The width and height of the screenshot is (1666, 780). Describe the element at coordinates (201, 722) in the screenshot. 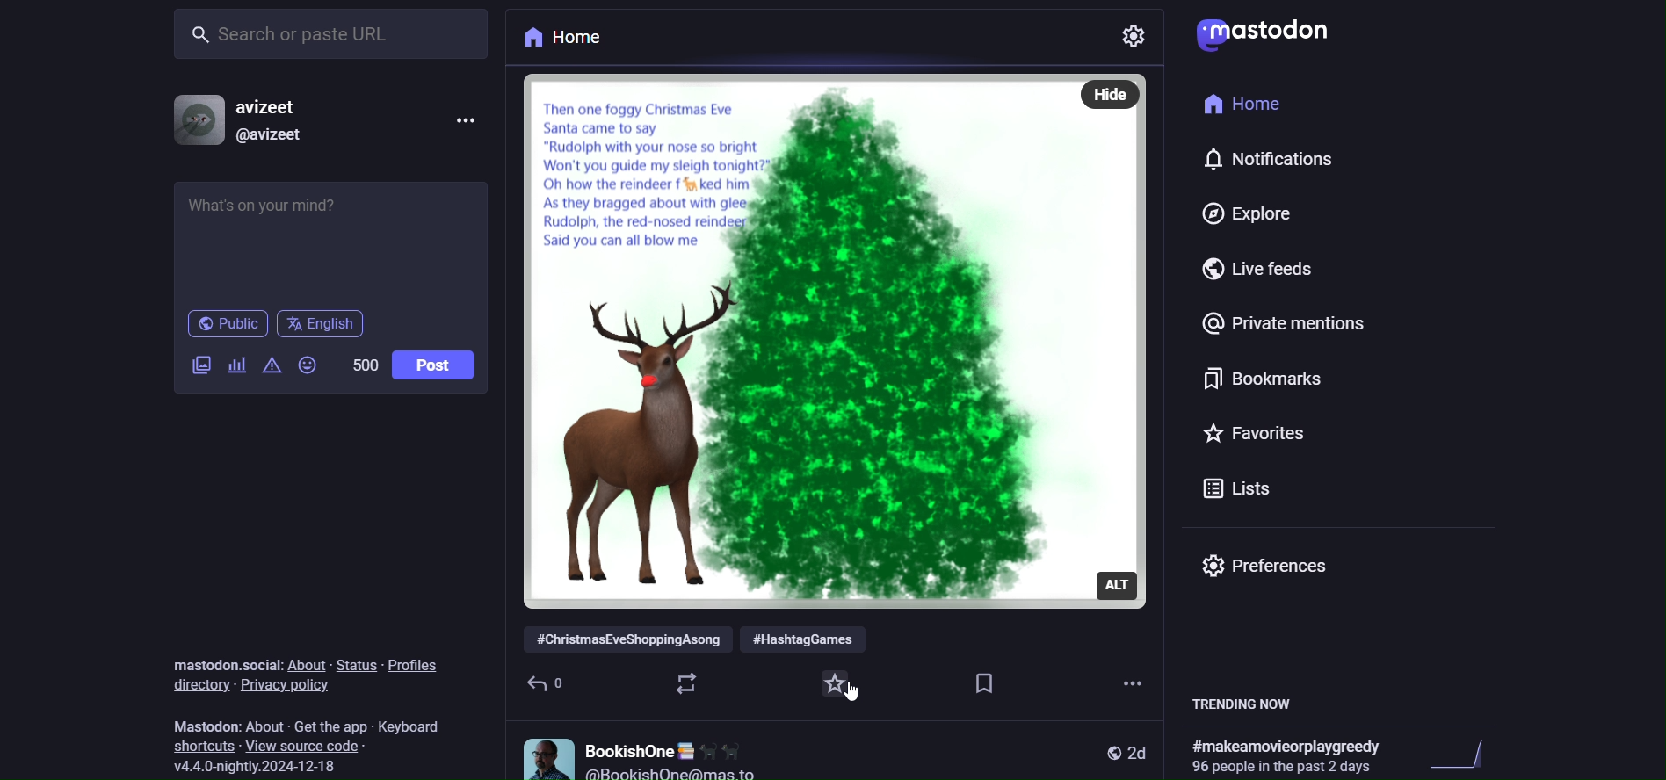

I see `mastodon` at that location.